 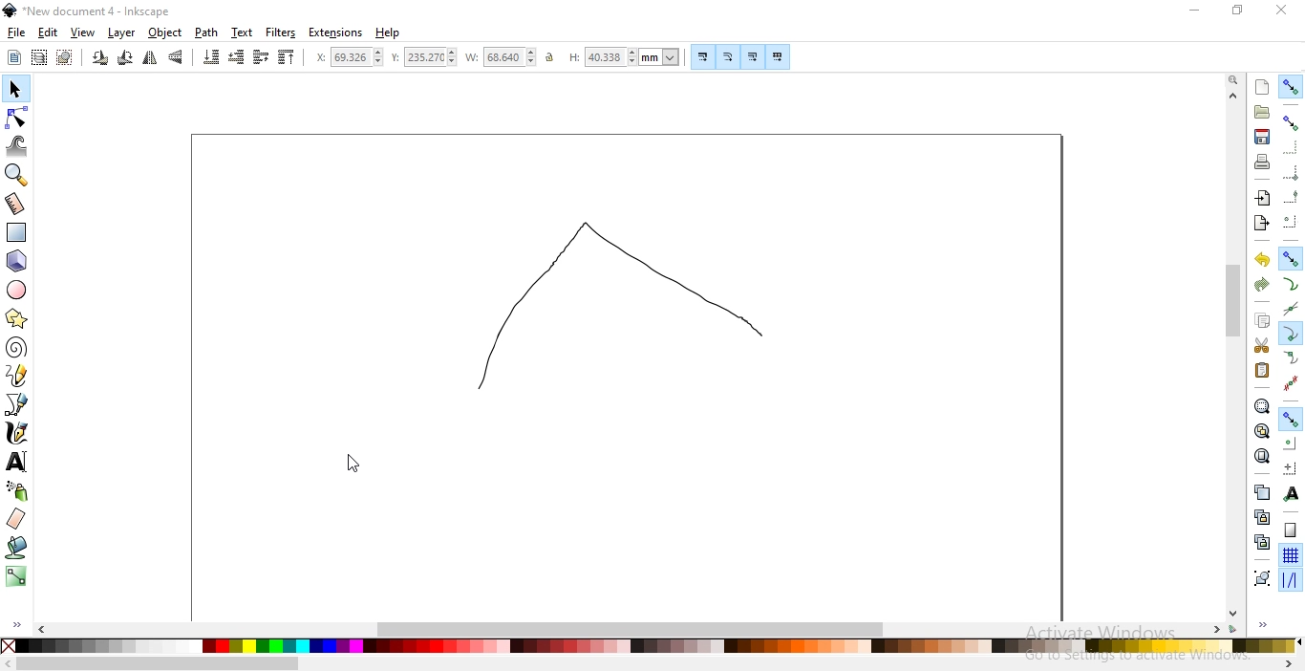 What do you see at coordinates (18, 490) in the screenshot?
I see `spray objects by scuplting or painting` at bounding box center [18, 490].